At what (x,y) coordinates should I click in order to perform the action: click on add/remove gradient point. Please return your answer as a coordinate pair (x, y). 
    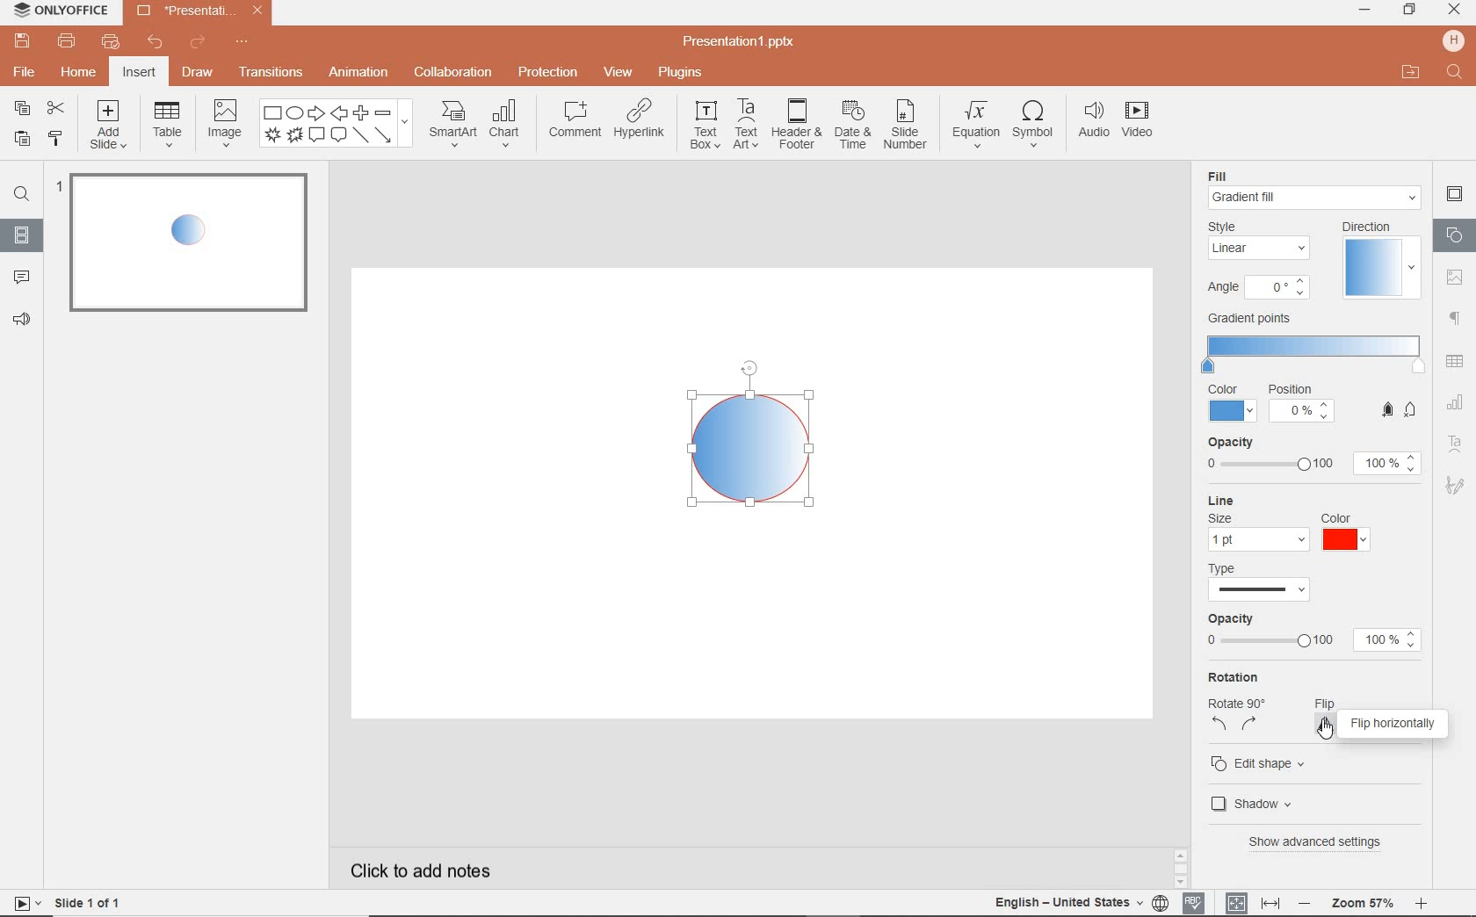
    Looking at the image, I should click on (1400, 408).